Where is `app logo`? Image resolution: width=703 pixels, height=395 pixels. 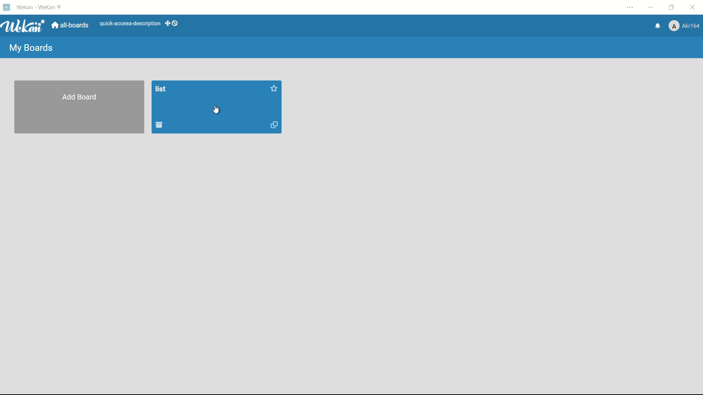
app logo is located at coordinates (24, 26).